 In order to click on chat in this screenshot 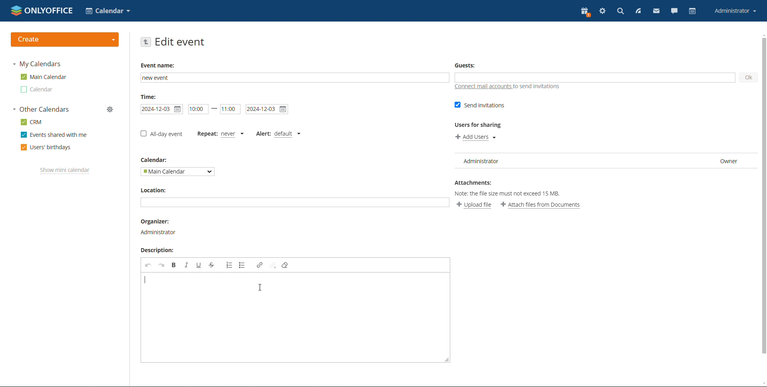, I will do `click(674, 11)`.